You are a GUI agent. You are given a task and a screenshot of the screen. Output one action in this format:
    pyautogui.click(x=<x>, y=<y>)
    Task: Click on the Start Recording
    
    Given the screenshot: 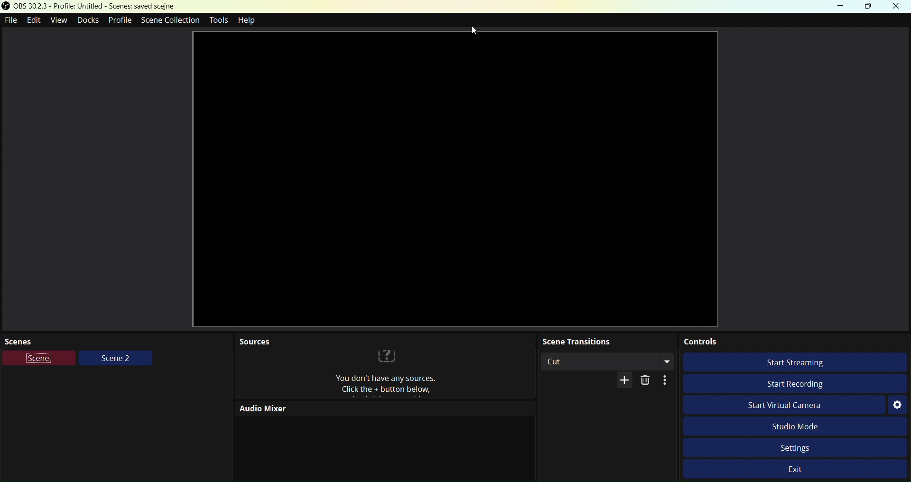 What is the action you would take?
    pyautogui.click(x=796, y=383)
    